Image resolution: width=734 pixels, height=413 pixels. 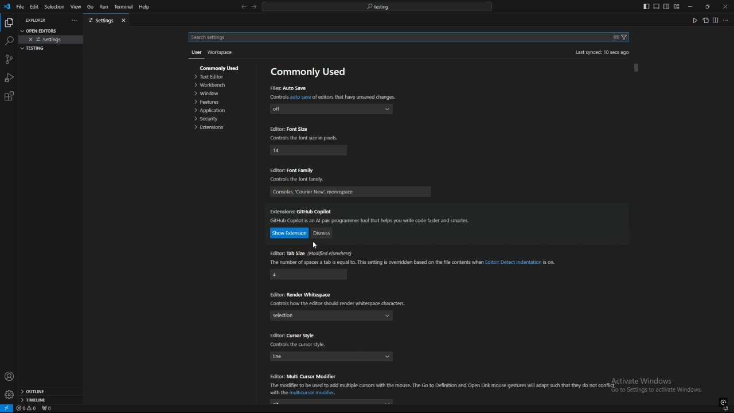 I want to click on timeline, so click(x=50, y=401).